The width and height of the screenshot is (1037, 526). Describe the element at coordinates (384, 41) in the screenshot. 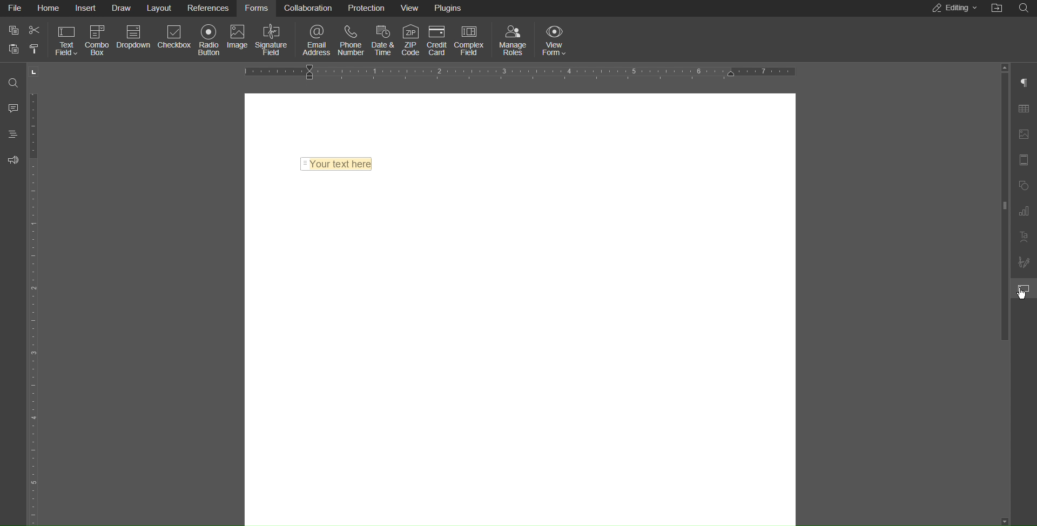

I see `Date & Time` at that location.